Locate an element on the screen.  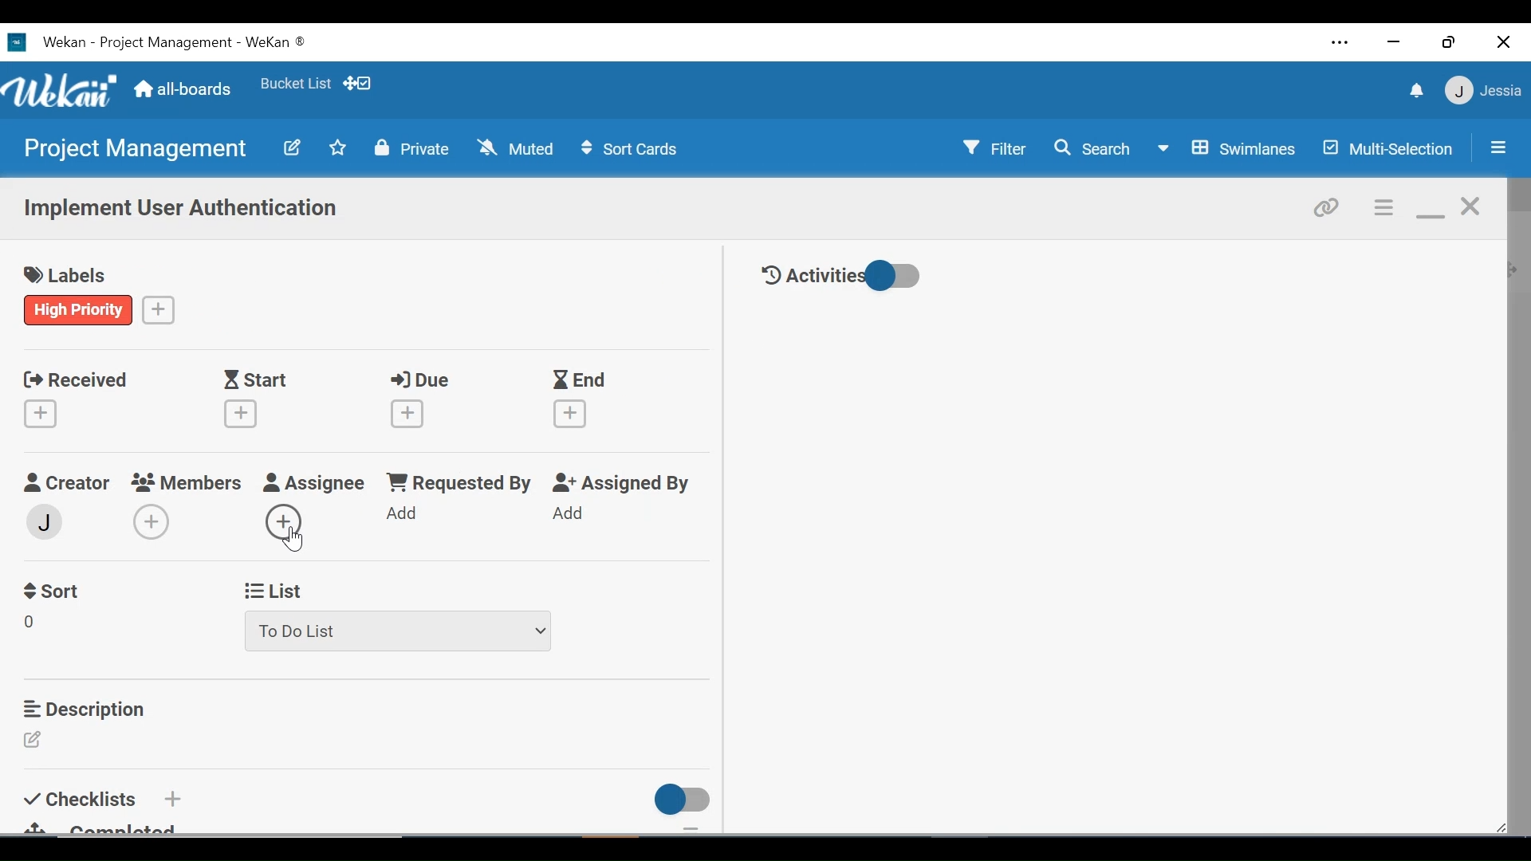
Creator is located at coordinates (65, 483).